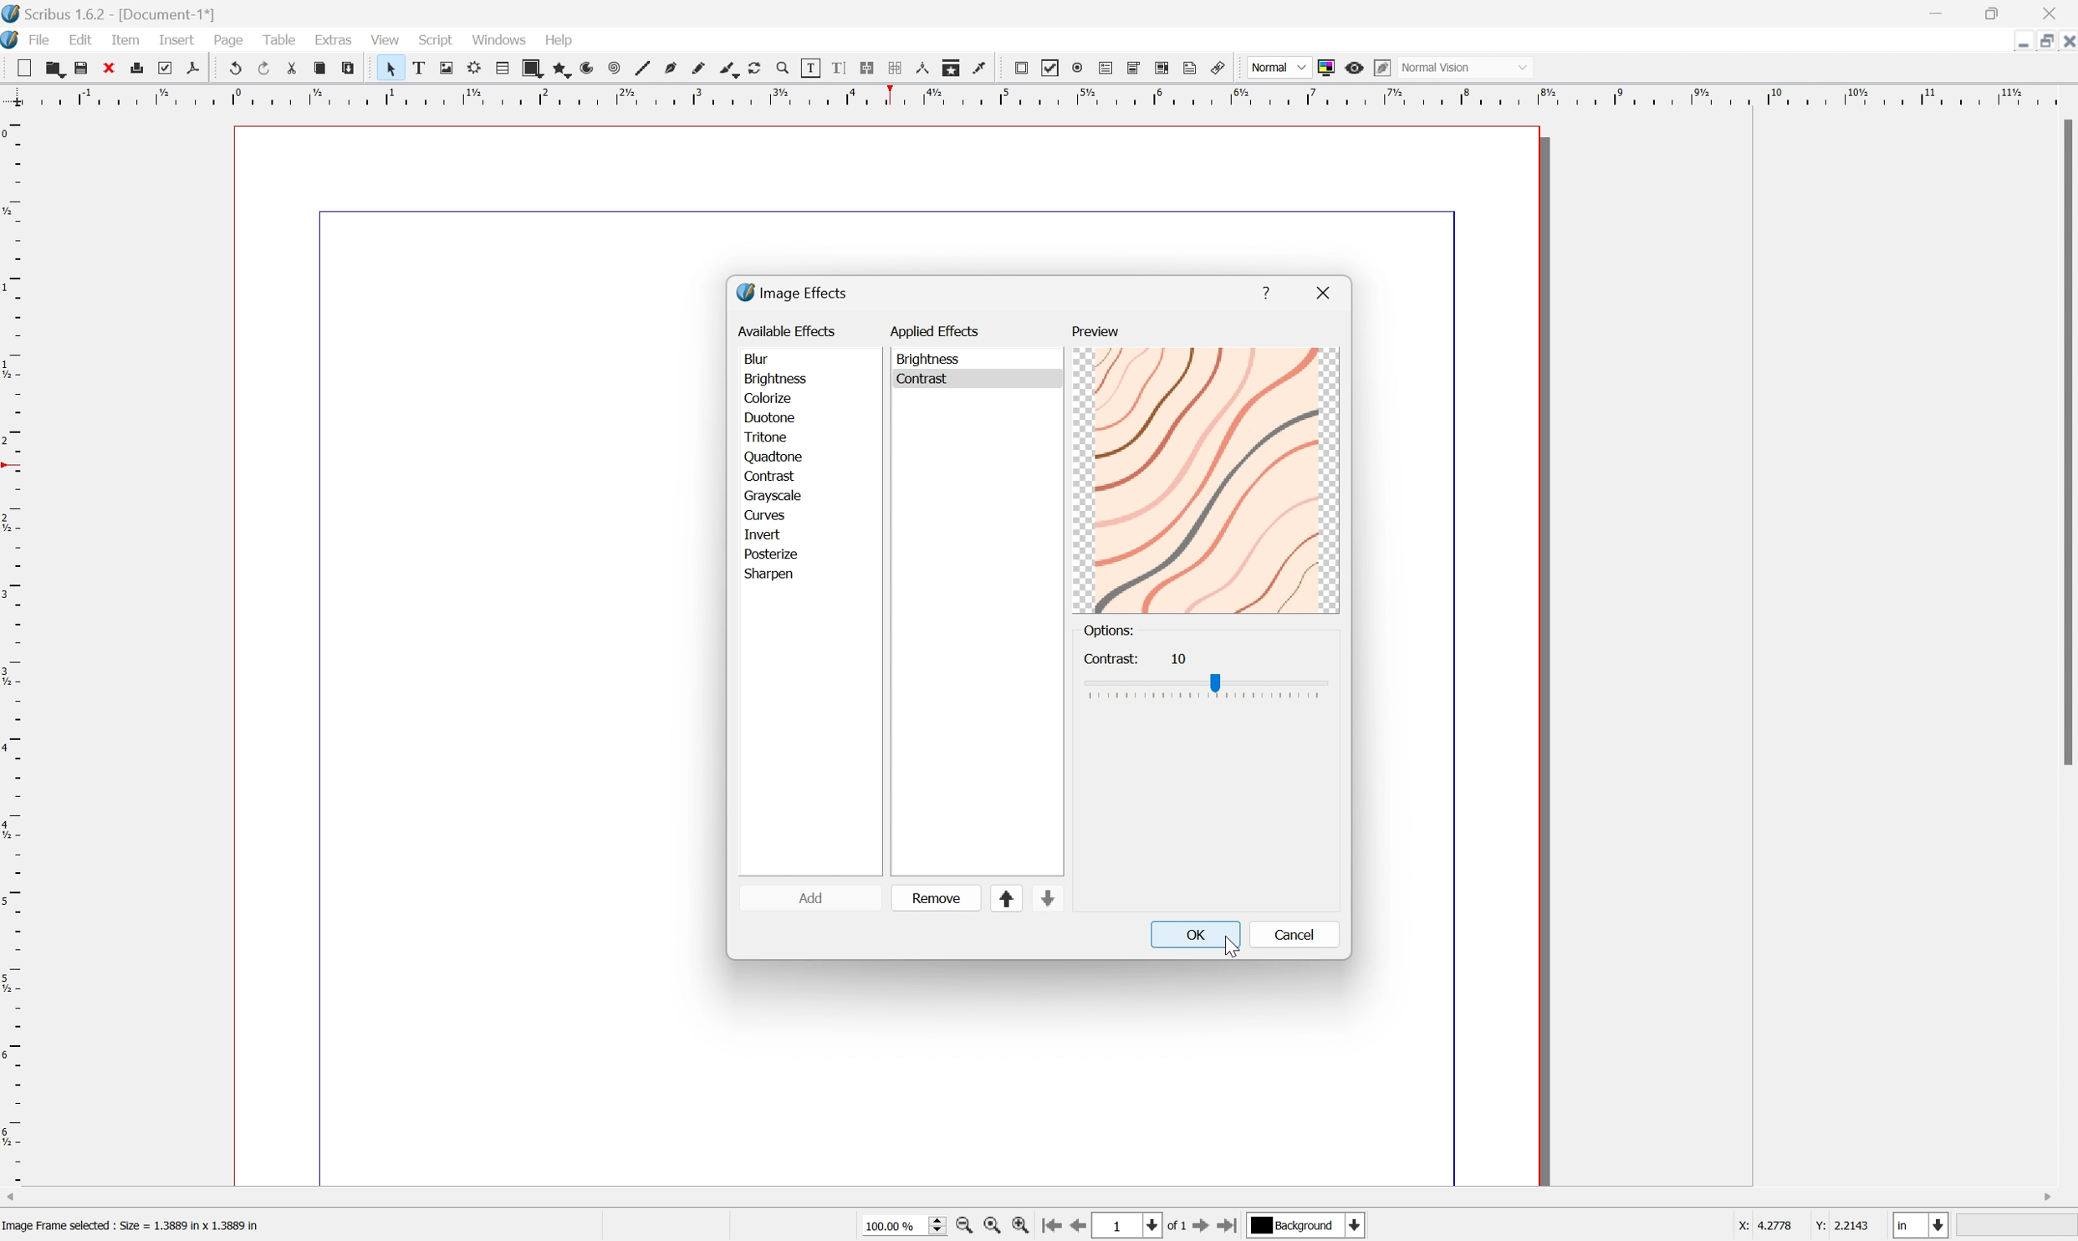  What do you see at coordinates (13, 40) in the screenshot?
I see `Scribus` at bounding box center [13, 40].